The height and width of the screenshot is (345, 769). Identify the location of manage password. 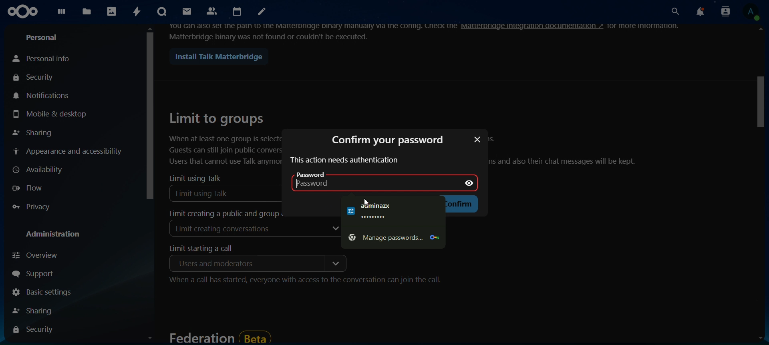
(391, 237).